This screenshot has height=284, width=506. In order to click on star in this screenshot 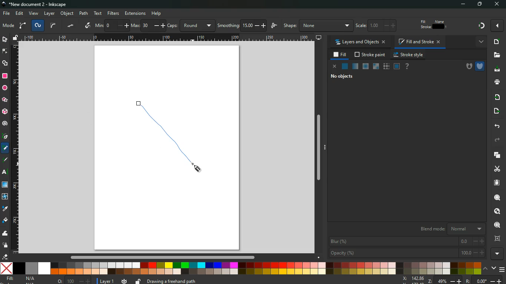, I will do `click(5, 100)`.